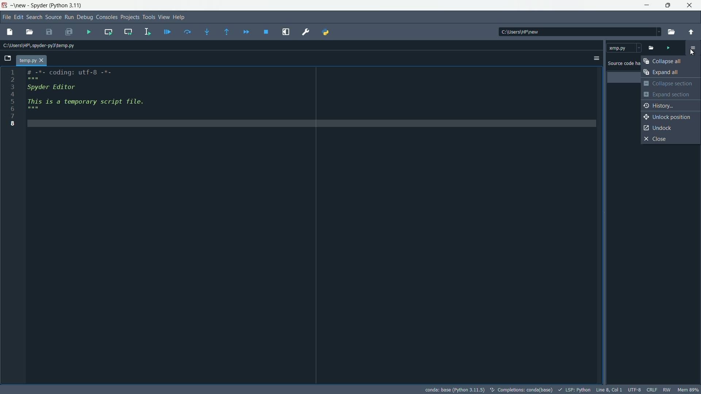  I want to click on debug file, so click(168, 32).